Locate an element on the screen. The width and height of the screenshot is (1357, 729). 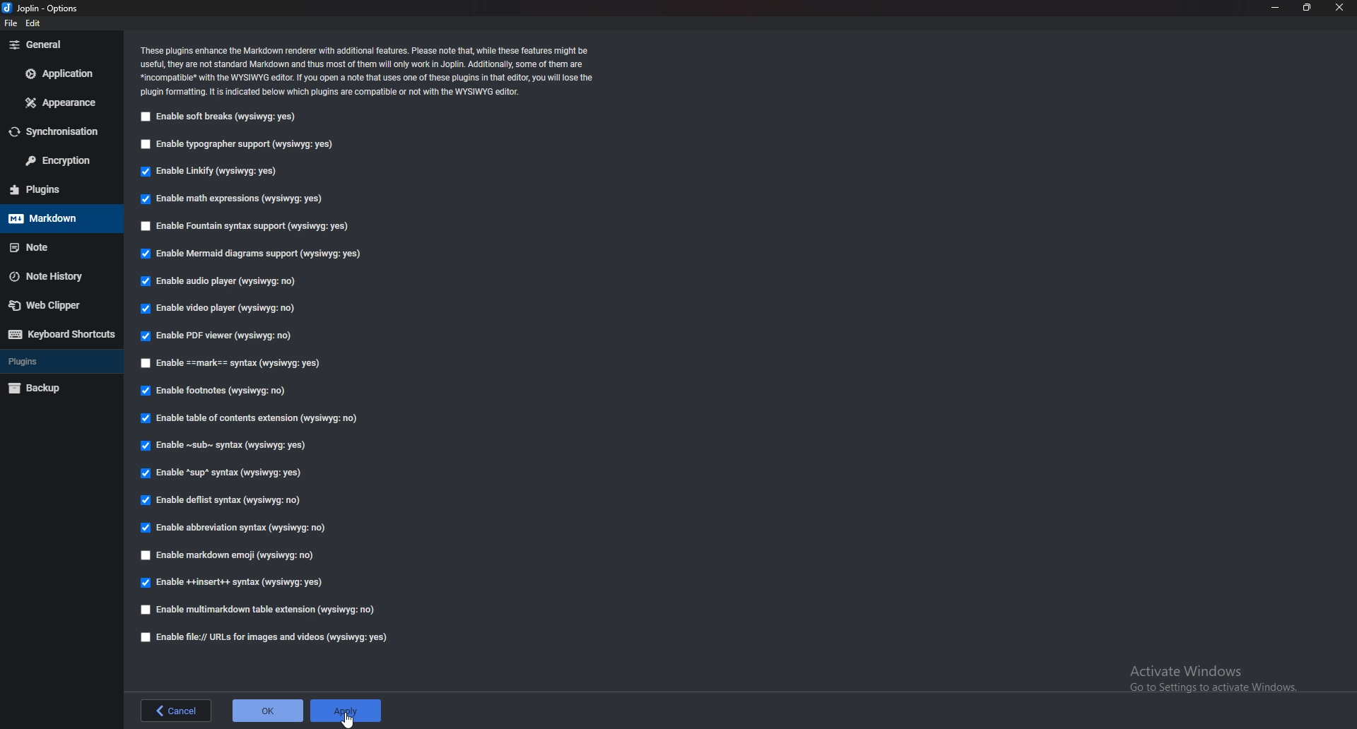
Enable linkify is located at coordinates (212, 171).